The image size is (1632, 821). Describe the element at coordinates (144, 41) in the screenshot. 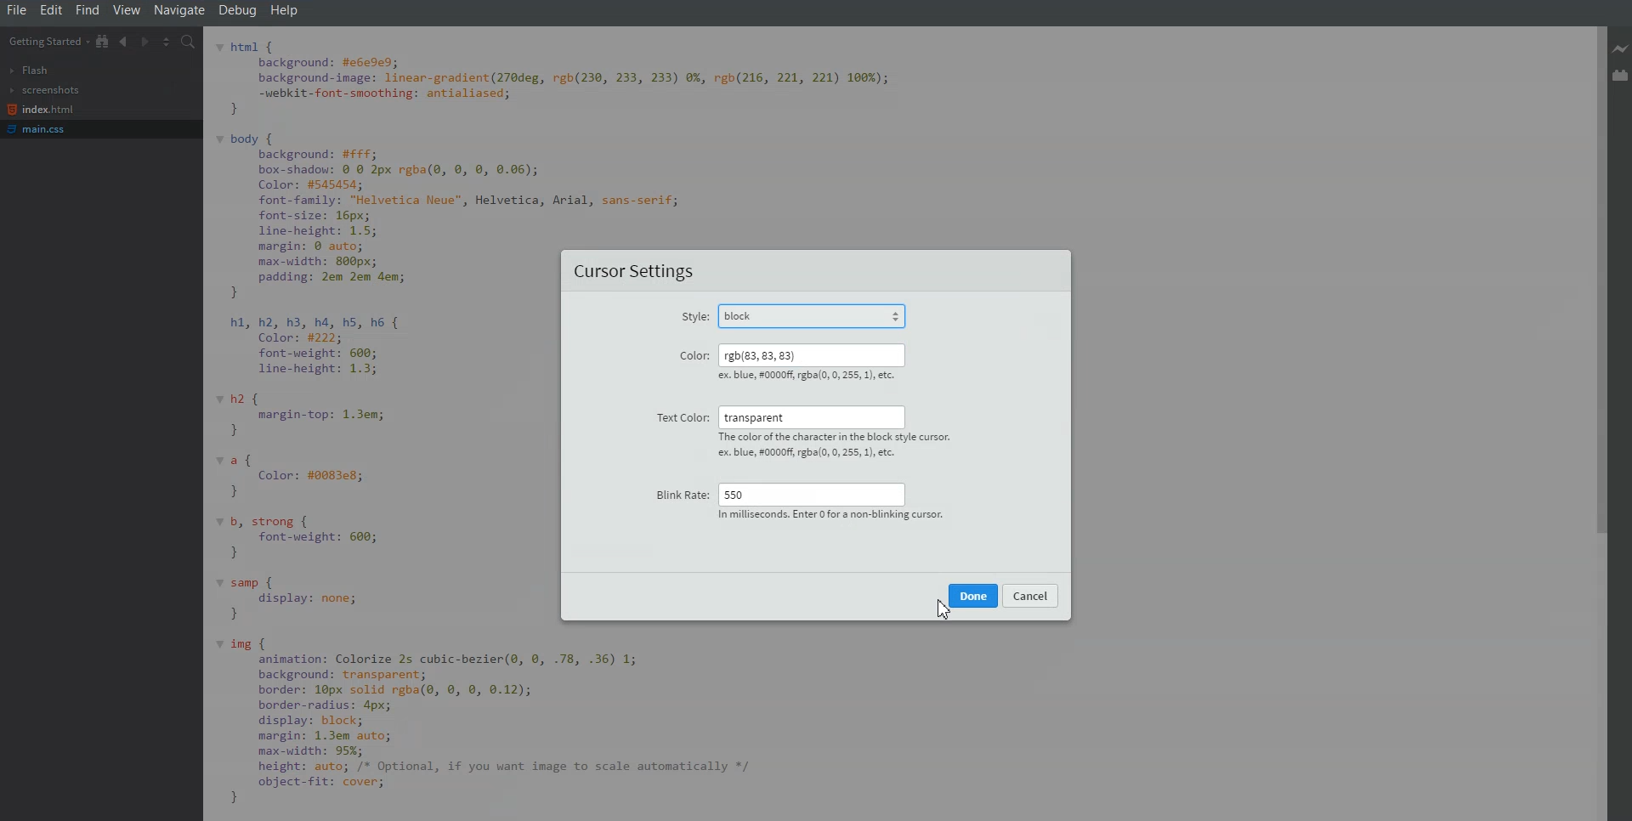

I see `Navigate Forwards` at that location.